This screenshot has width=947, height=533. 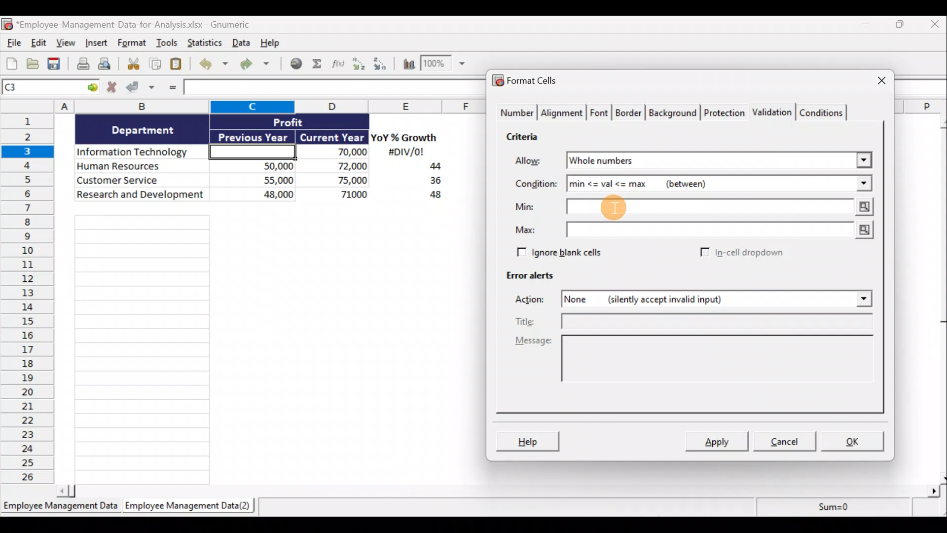 What do you see at coordinates (167, 44) in the screenshot?
I see `Tools` at bounding box center [167, 44].